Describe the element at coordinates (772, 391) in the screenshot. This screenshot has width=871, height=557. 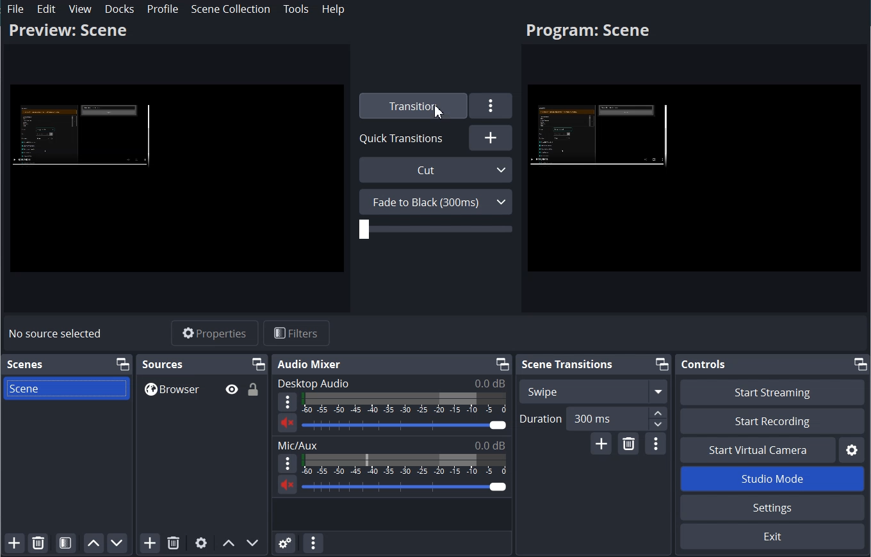
I see `Start Streaming` at that location.